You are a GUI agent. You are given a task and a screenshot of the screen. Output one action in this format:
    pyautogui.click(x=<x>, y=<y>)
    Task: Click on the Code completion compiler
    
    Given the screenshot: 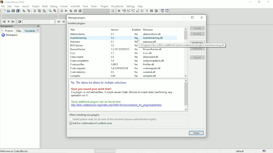 What is the action you would take?
    pyautogui.click(x=30, y=16)
    